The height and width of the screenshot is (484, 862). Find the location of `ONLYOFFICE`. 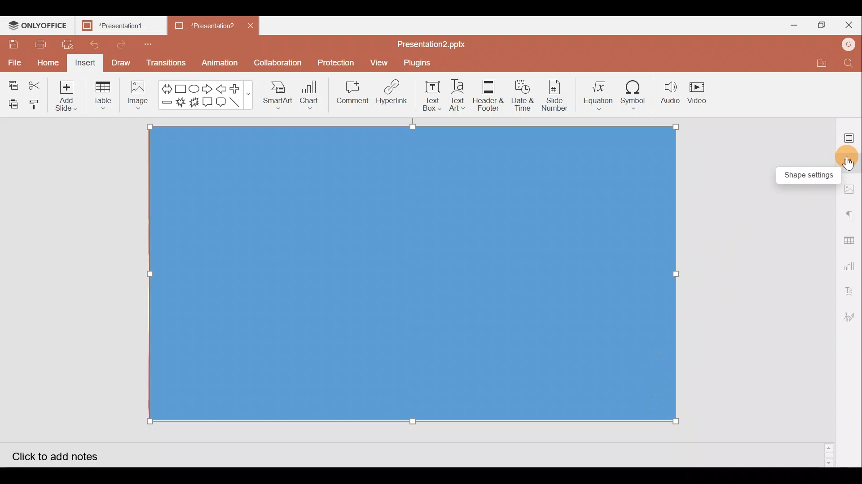

ONLYOFFICE is located at coordinates (38, 23).